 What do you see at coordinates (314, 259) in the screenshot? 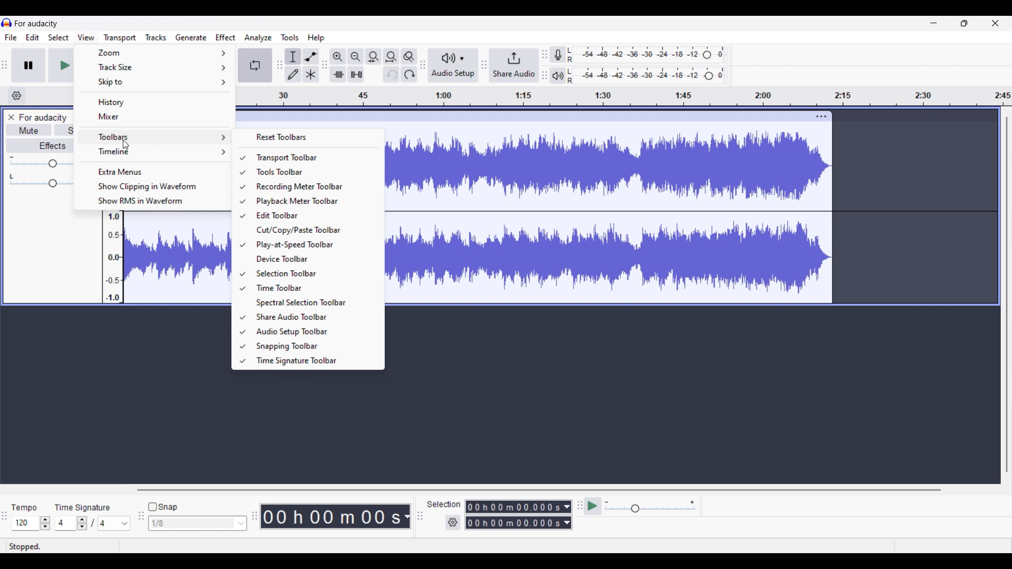
I see `Device toolbar` at bounding box center [314, 259].